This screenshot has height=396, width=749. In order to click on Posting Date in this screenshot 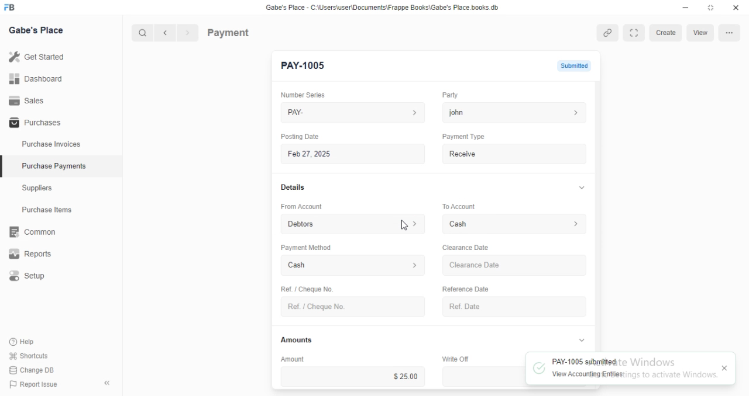, I will do `click(301, 136)`.